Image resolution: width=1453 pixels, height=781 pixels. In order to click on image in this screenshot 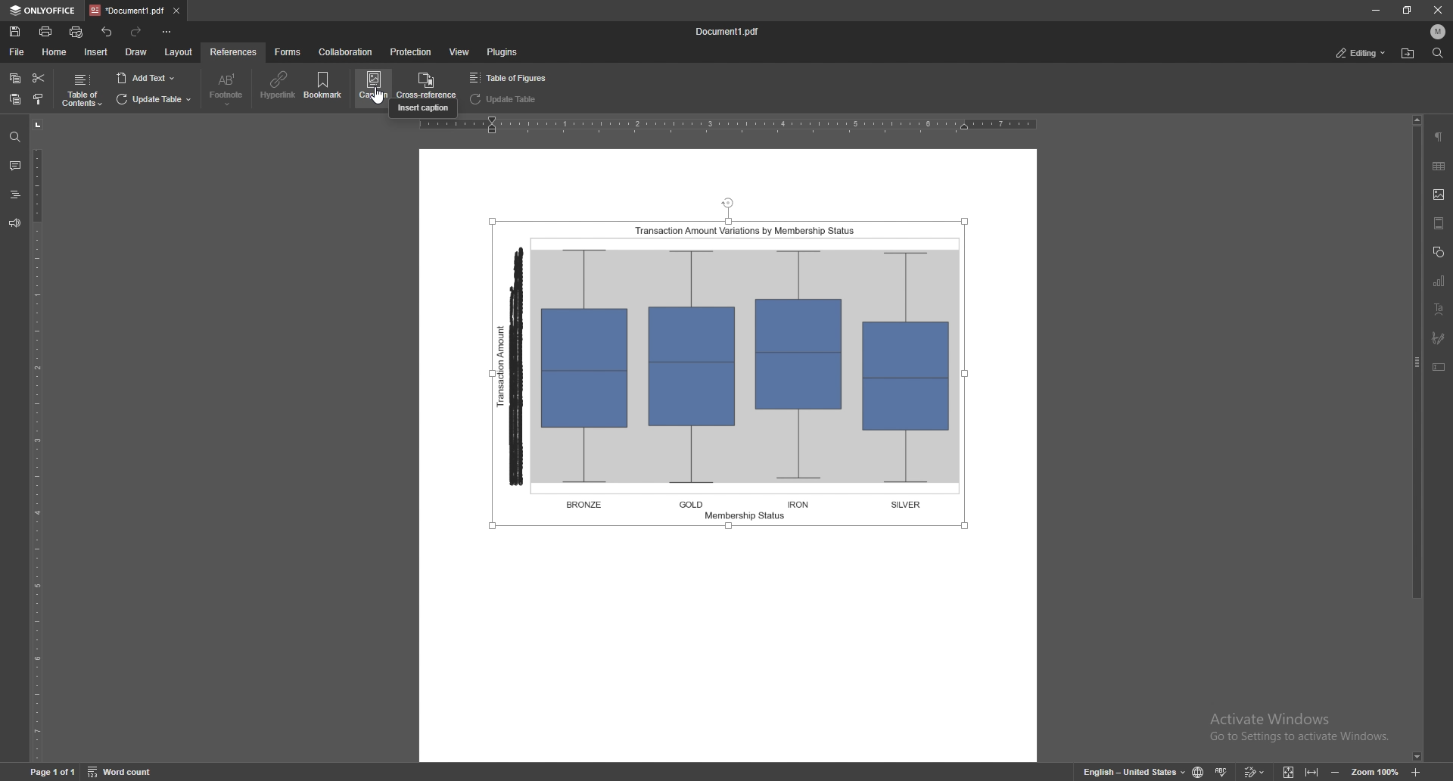, I will do `click(1440, 194)`.